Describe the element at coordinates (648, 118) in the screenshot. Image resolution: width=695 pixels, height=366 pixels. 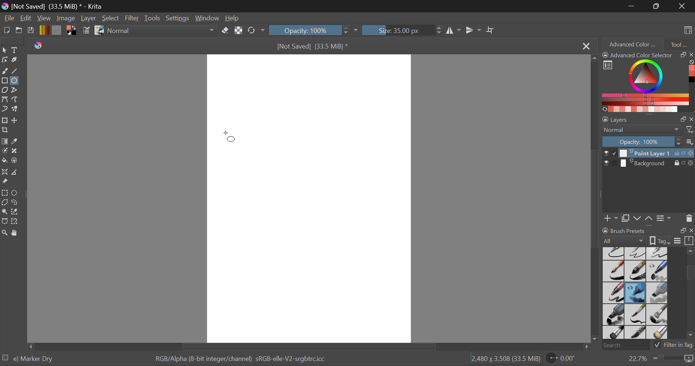
I see `Layer Settings` at that location.